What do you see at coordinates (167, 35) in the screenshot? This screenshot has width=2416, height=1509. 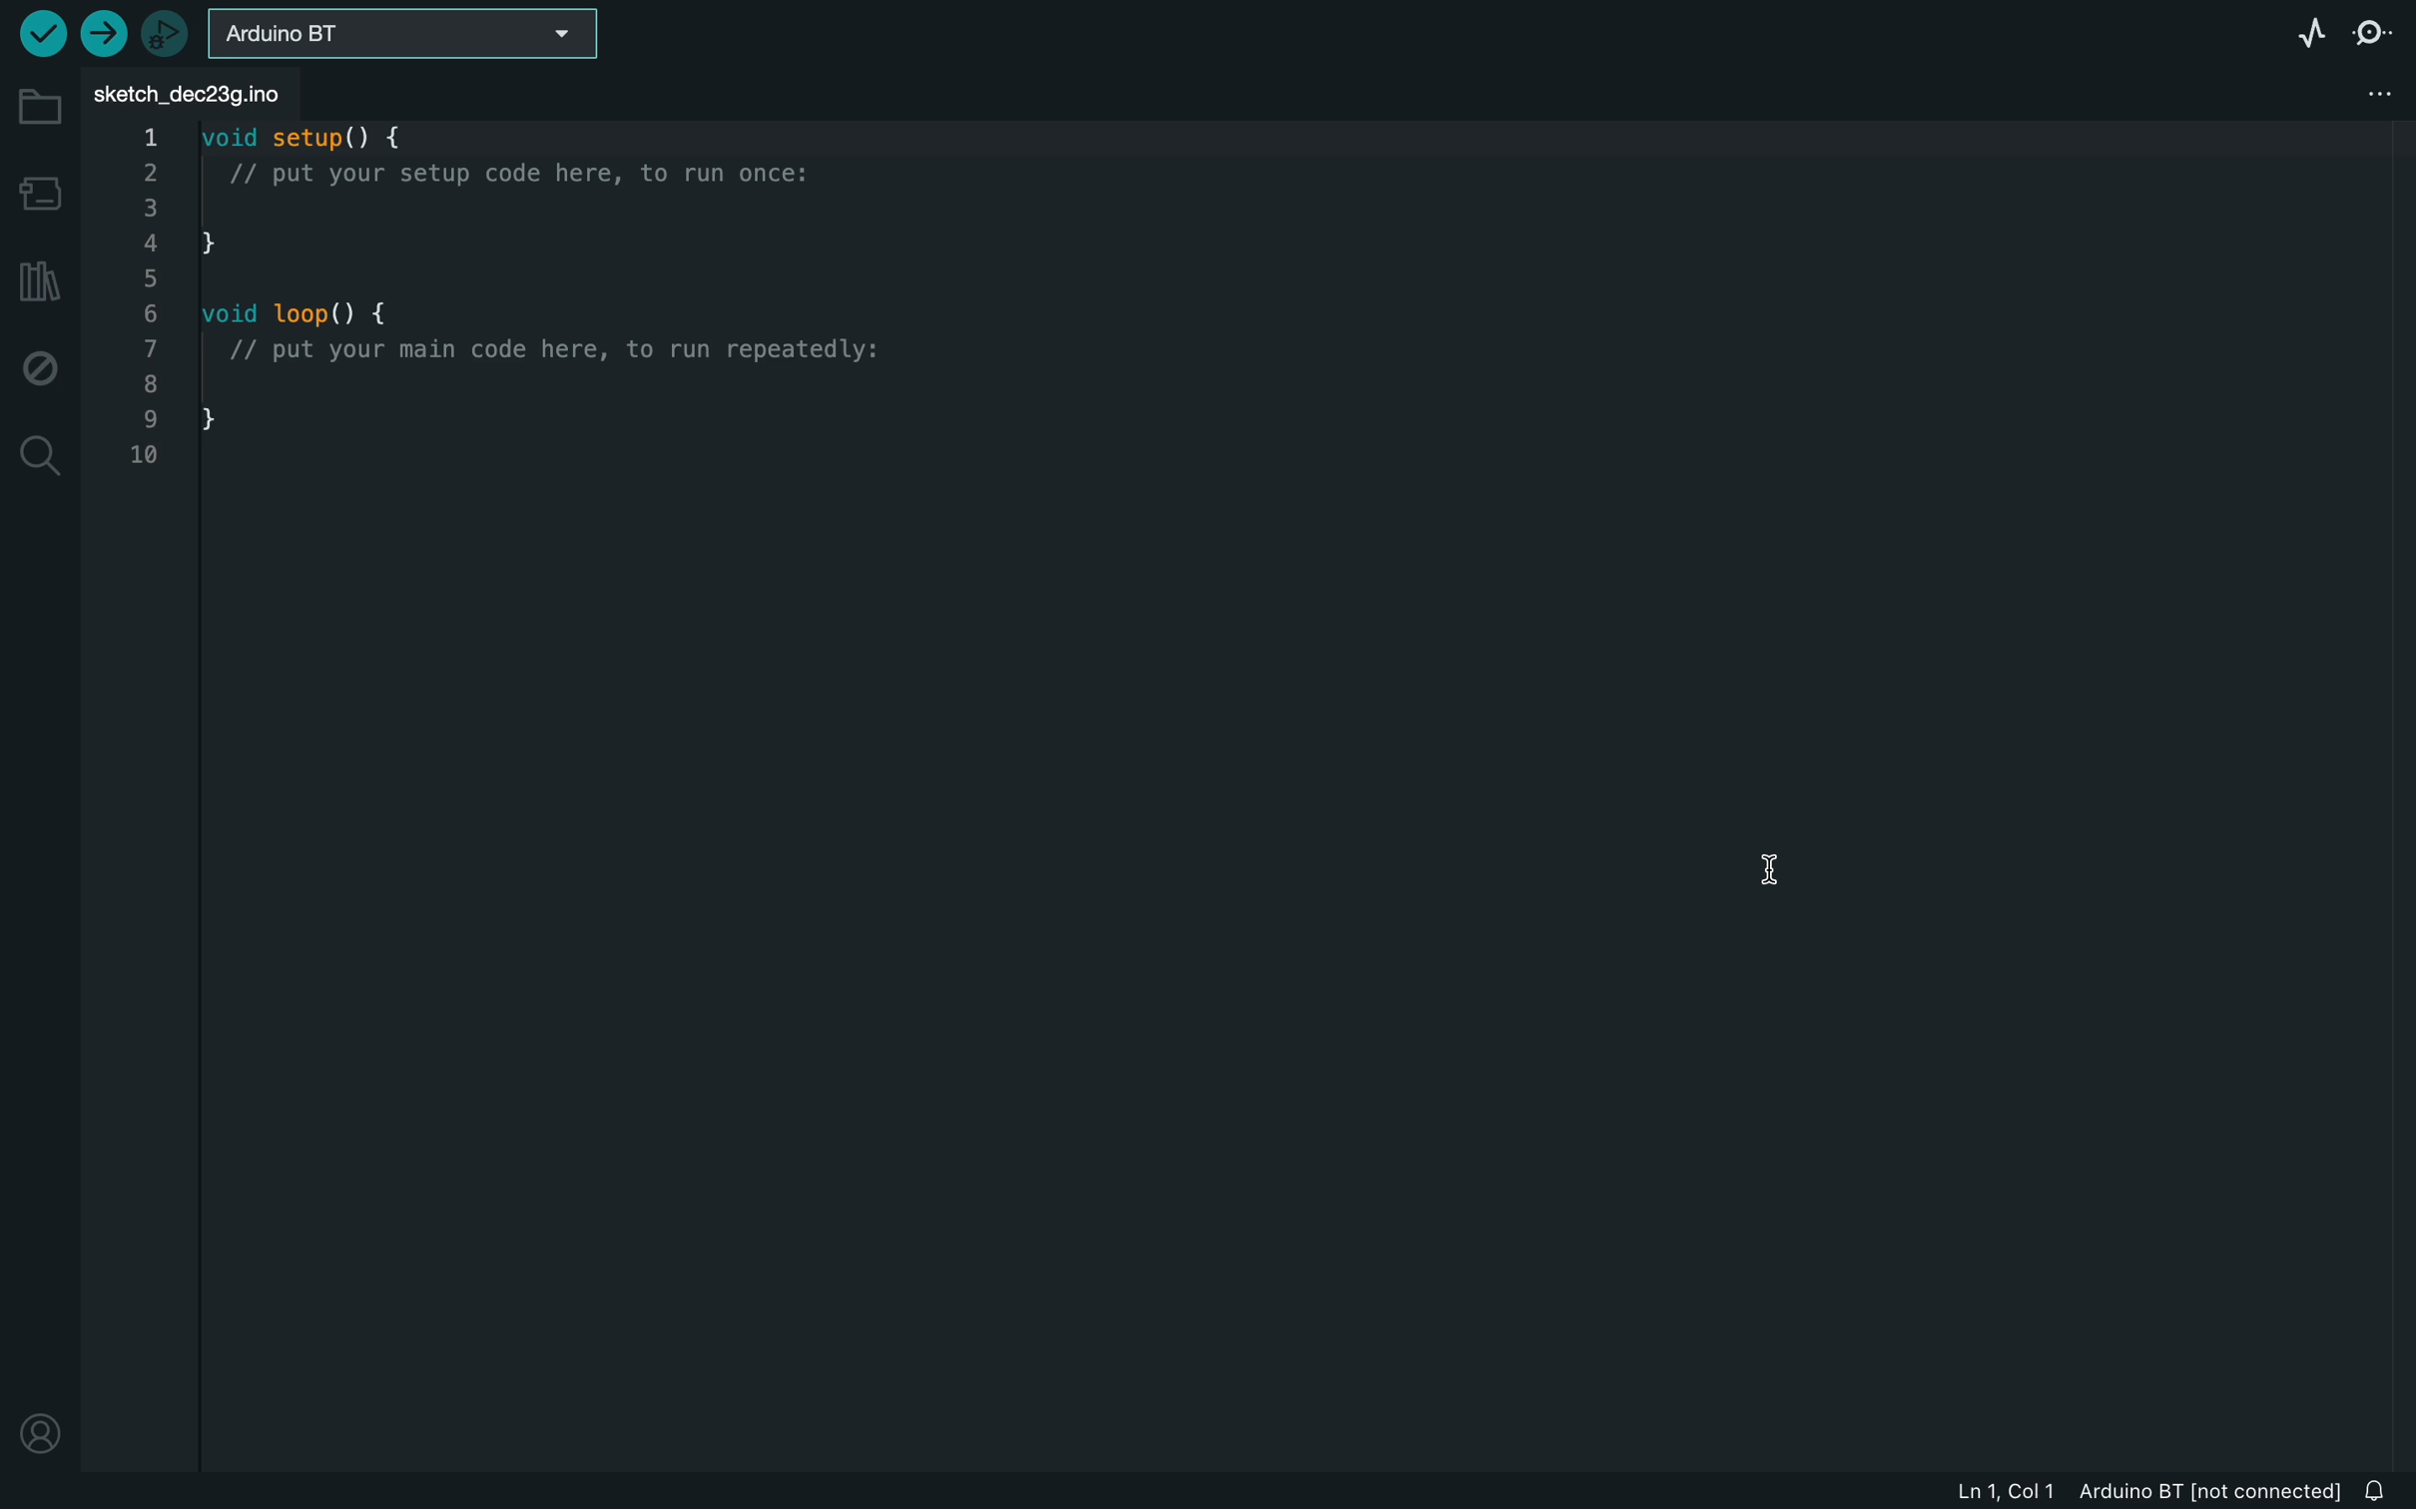 I see `debugger` at bounding box center [167, 35].